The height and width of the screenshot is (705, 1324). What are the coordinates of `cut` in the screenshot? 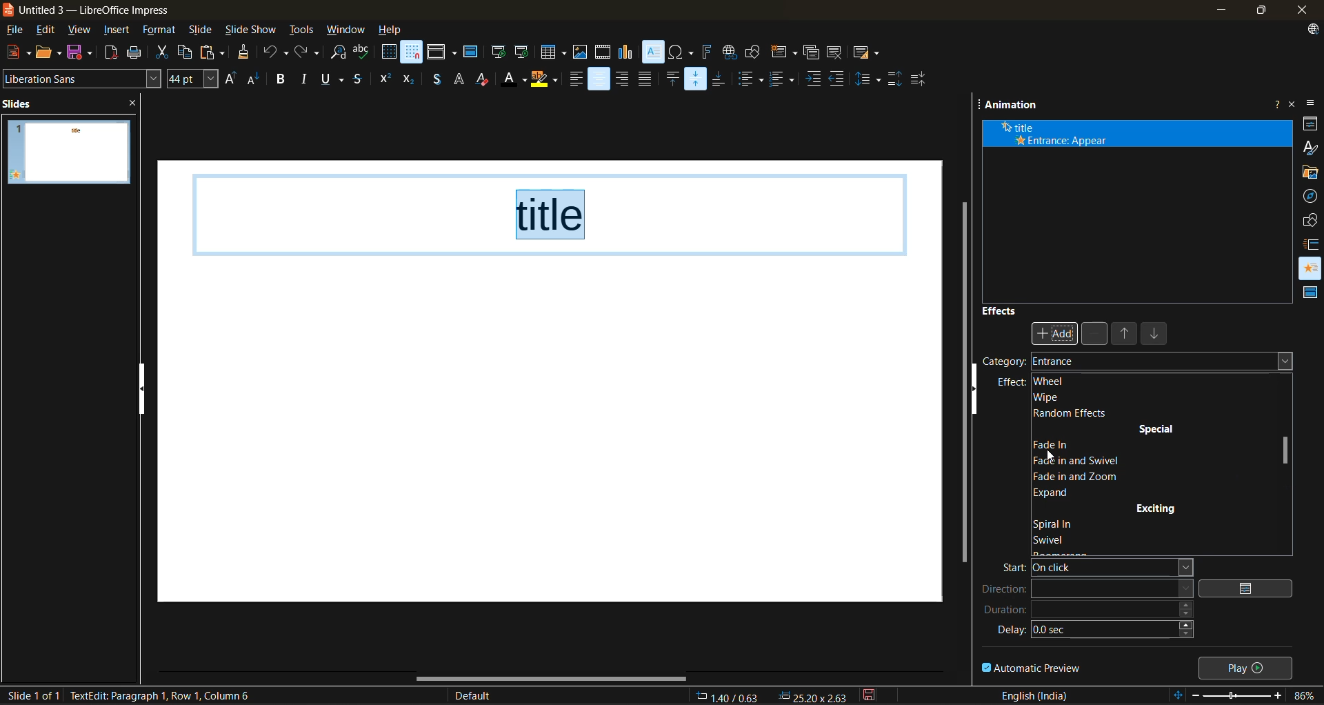 It's located at (161, 53).